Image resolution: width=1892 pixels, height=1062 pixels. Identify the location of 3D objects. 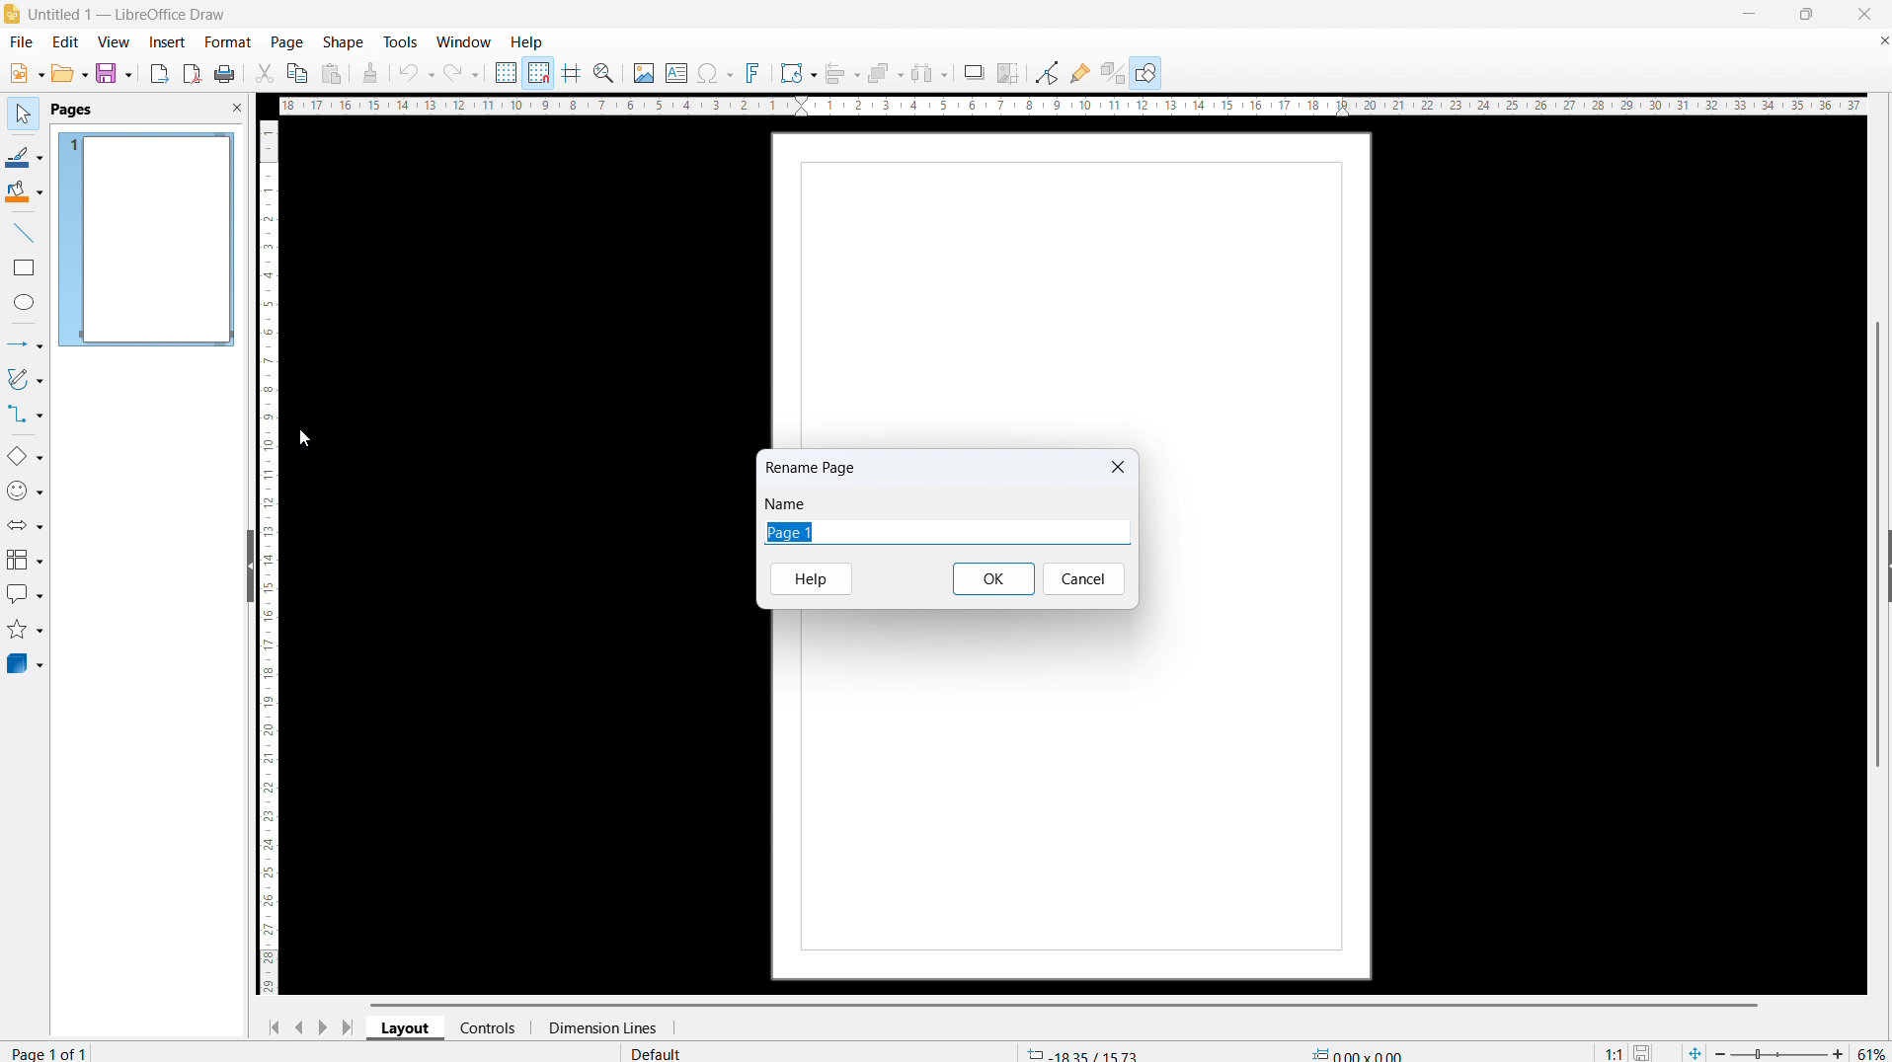
(26, 663).